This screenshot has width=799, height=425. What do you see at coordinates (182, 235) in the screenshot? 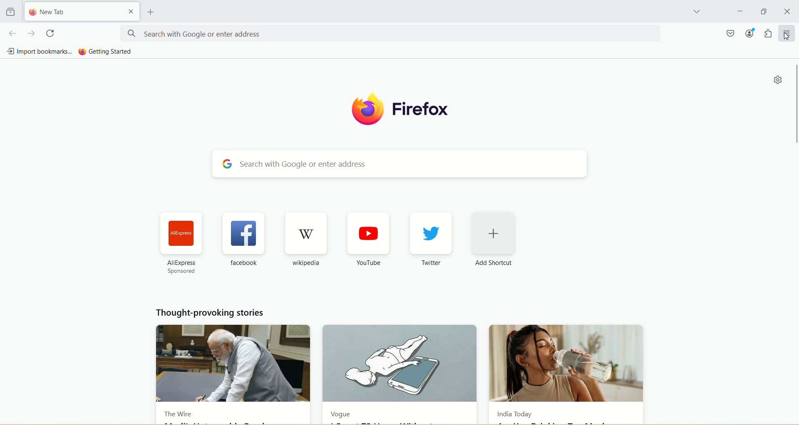
I see `aliexpress` at bounding box center [182, 235].